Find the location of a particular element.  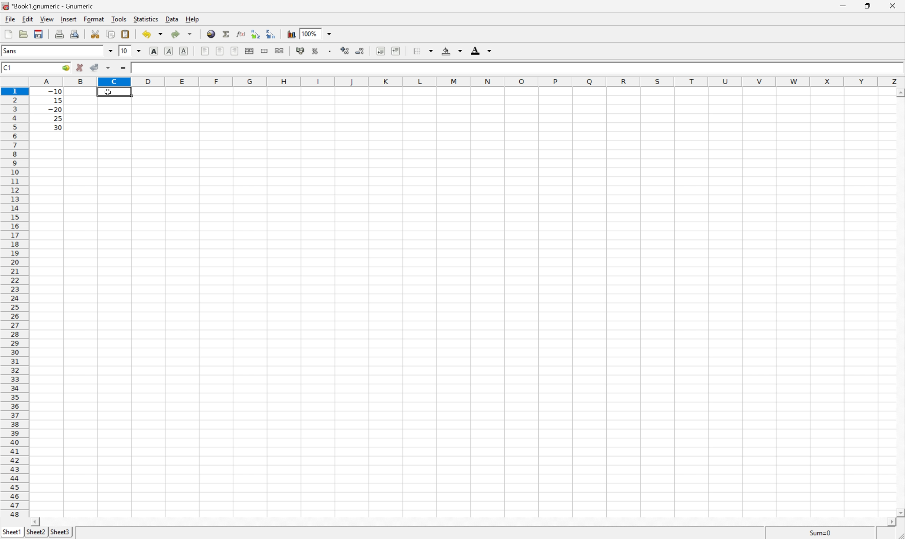

-20 is located at coordinates (55, 110).